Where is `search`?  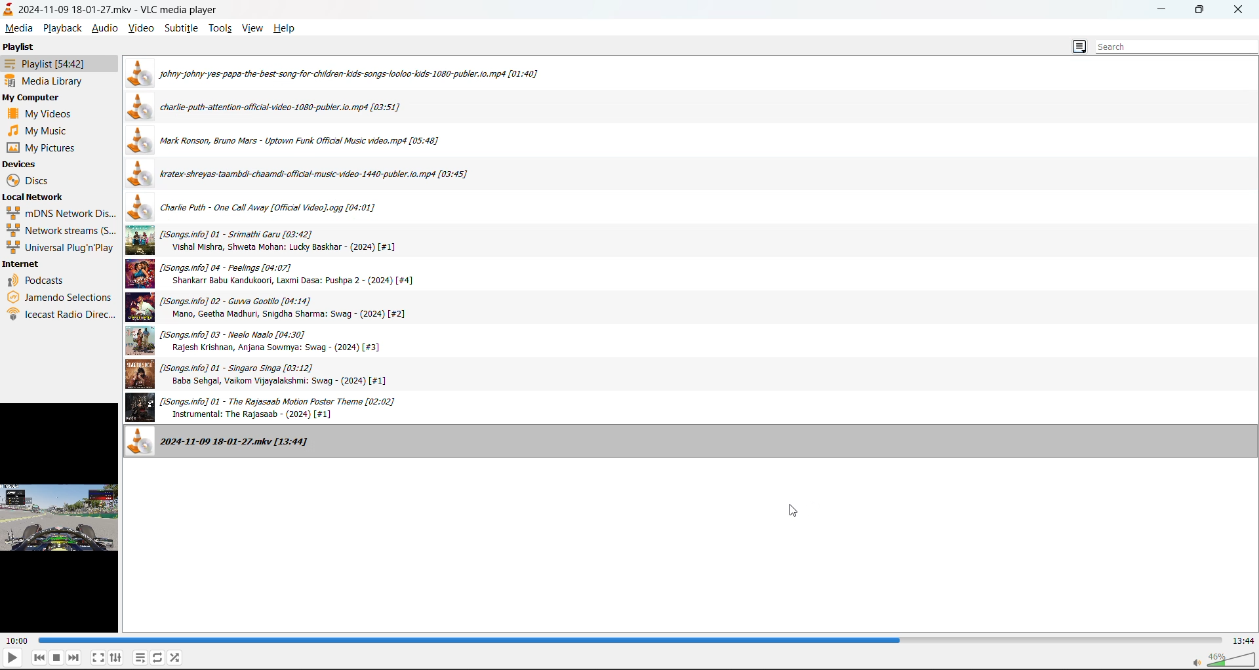
search is located at coordinates (1167, 45).